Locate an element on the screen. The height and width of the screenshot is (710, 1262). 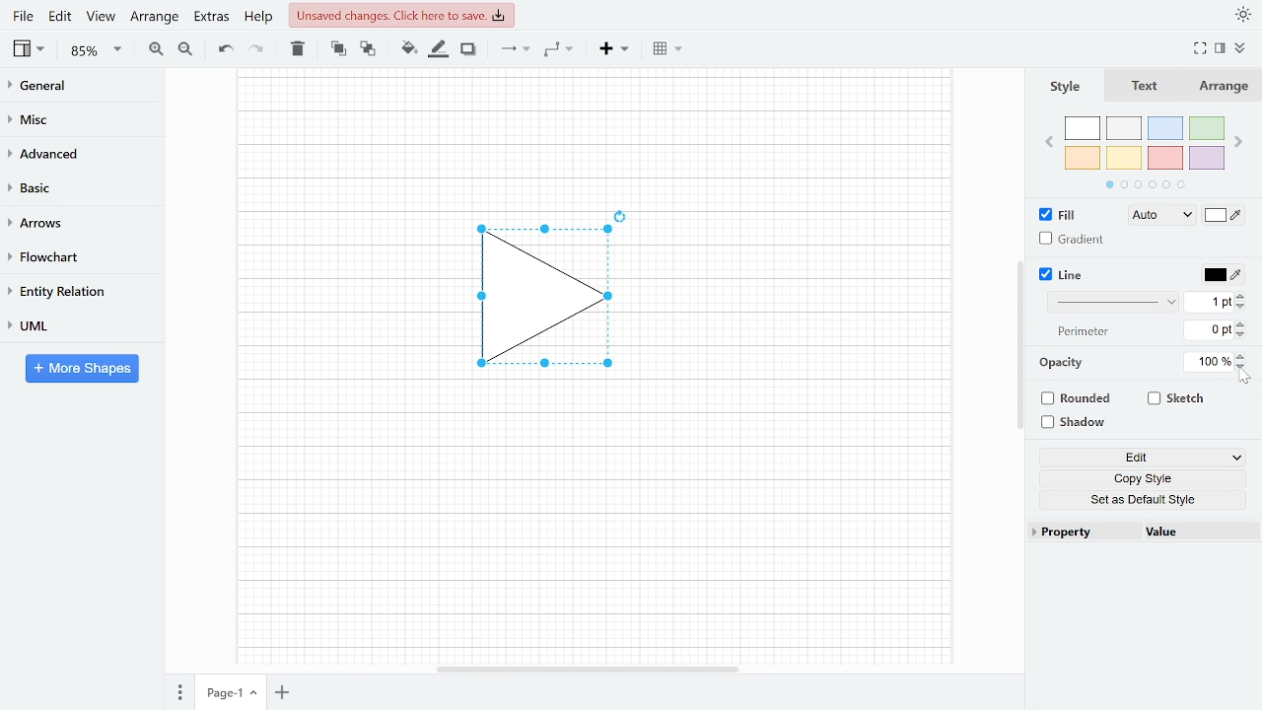
Current line width is located at coordinates (1210, 301).